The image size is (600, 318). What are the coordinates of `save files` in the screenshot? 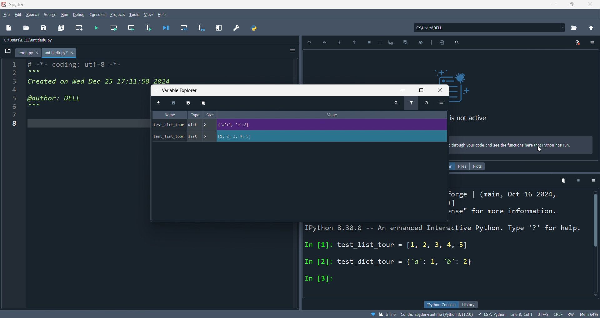 It's located at (62, 28).